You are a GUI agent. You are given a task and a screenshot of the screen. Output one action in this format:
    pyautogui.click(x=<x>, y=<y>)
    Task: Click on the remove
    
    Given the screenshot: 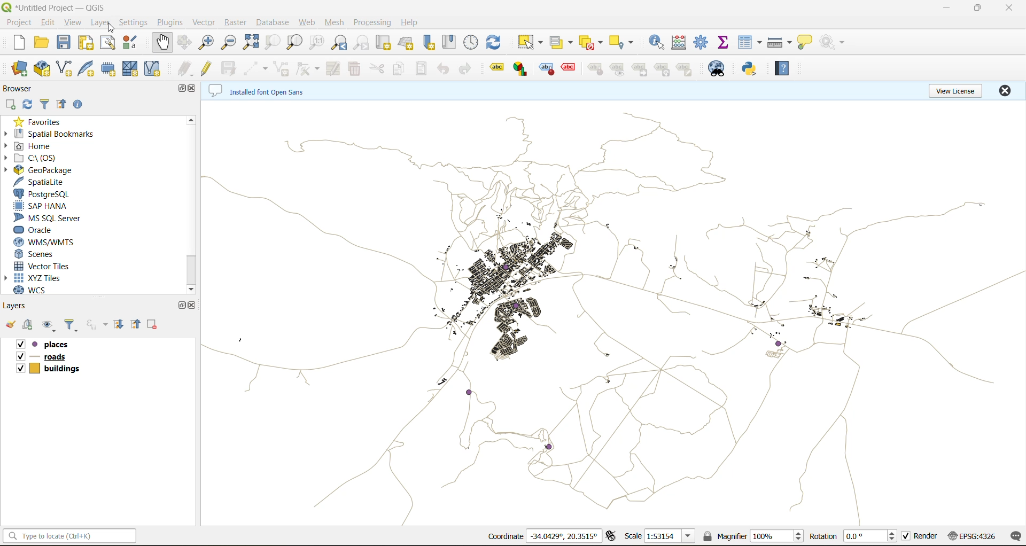 What is the action you would take?
    pyautogui.click(x=153, y=326)
    